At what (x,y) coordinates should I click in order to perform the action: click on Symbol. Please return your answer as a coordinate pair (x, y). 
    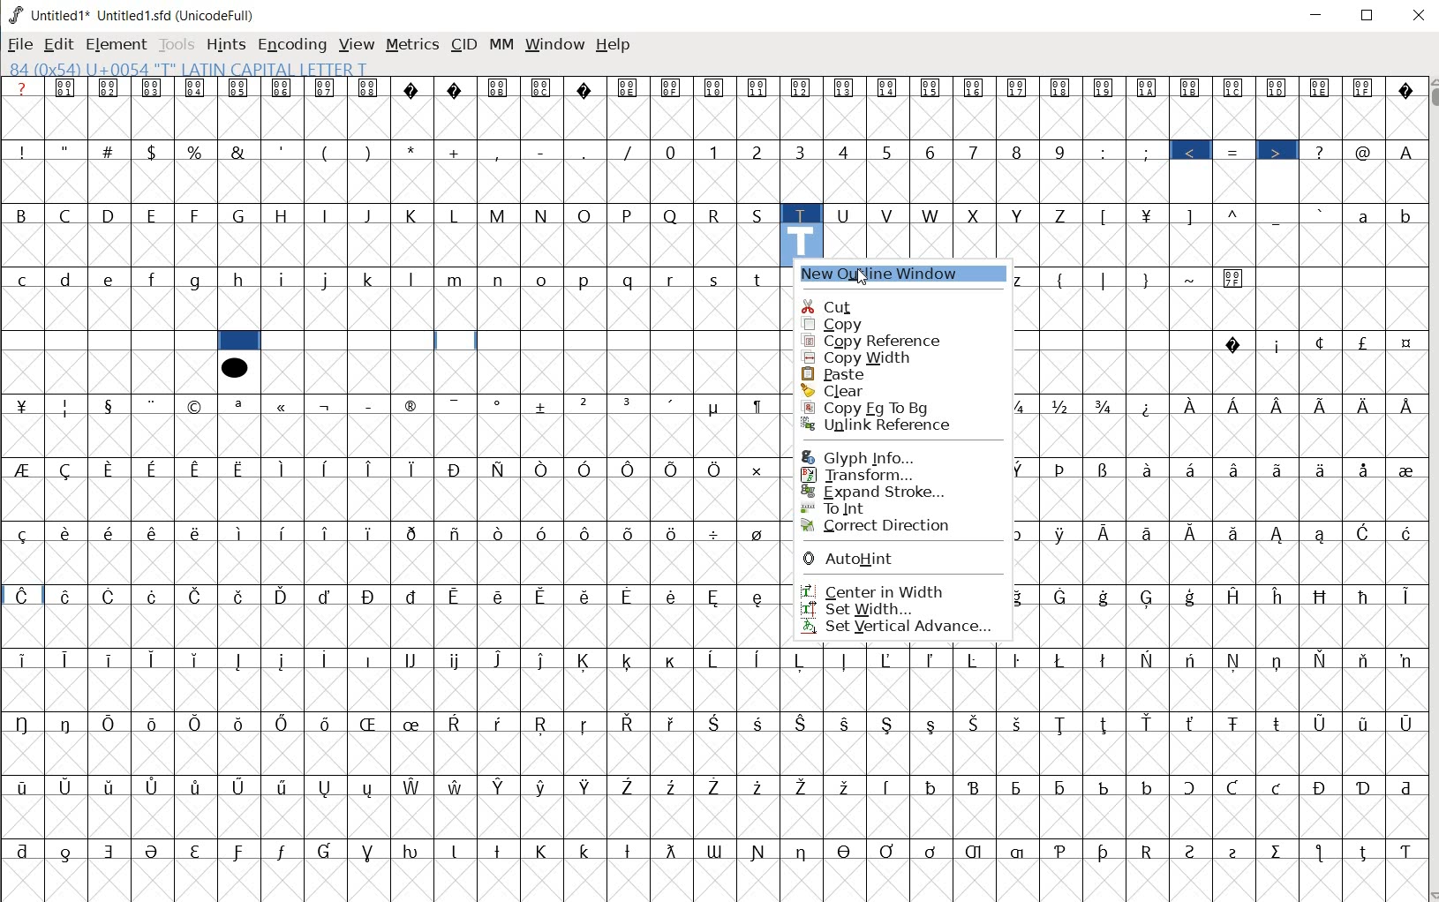
    Looking at the image, I should click on (240, 788).